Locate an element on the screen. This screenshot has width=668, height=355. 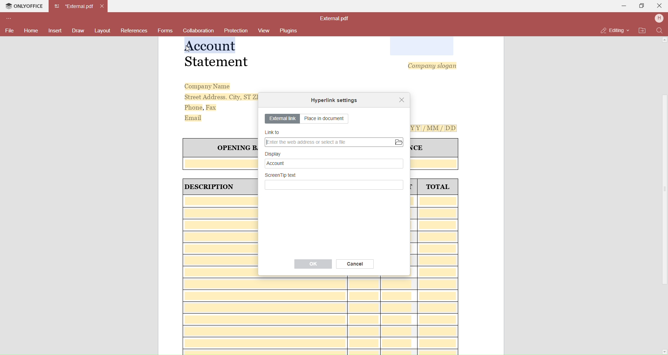
References is located at coordinates (134, 32).